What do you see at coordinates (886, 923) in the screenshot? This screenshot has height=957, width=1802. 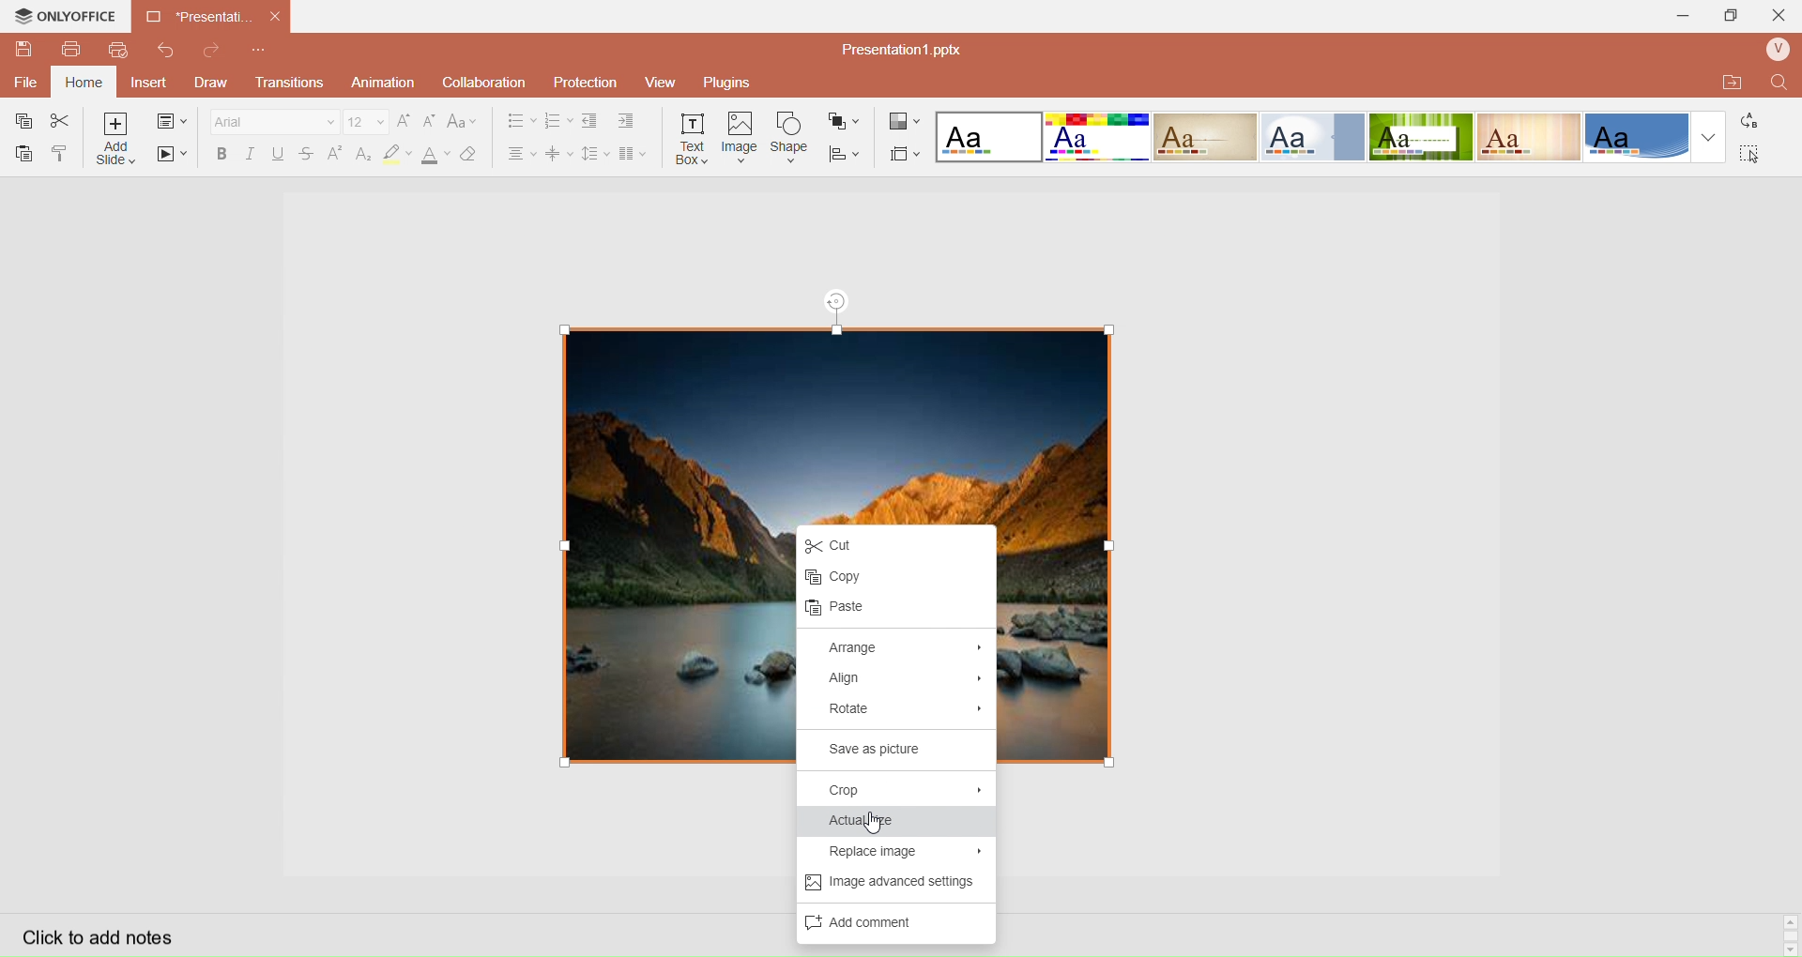 I see `Add Comments` at bounding box center [886, 923].